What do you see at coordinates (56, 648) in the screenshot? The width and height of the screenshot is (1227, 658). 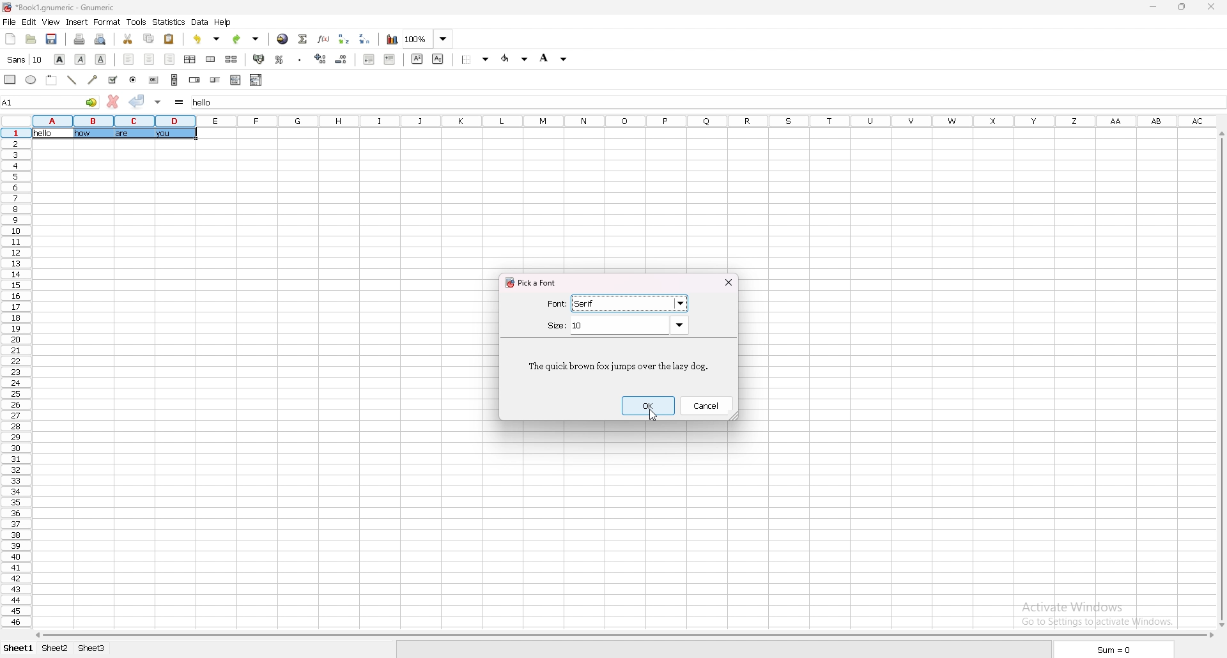 I see `sheet 2` at bounding box center [56, 648].